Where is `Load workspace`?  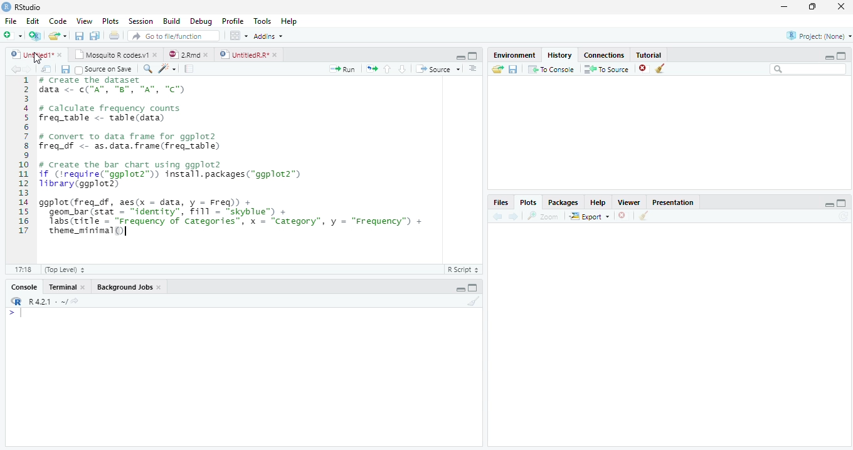 Load workspace is located at coordinates (495, 70).